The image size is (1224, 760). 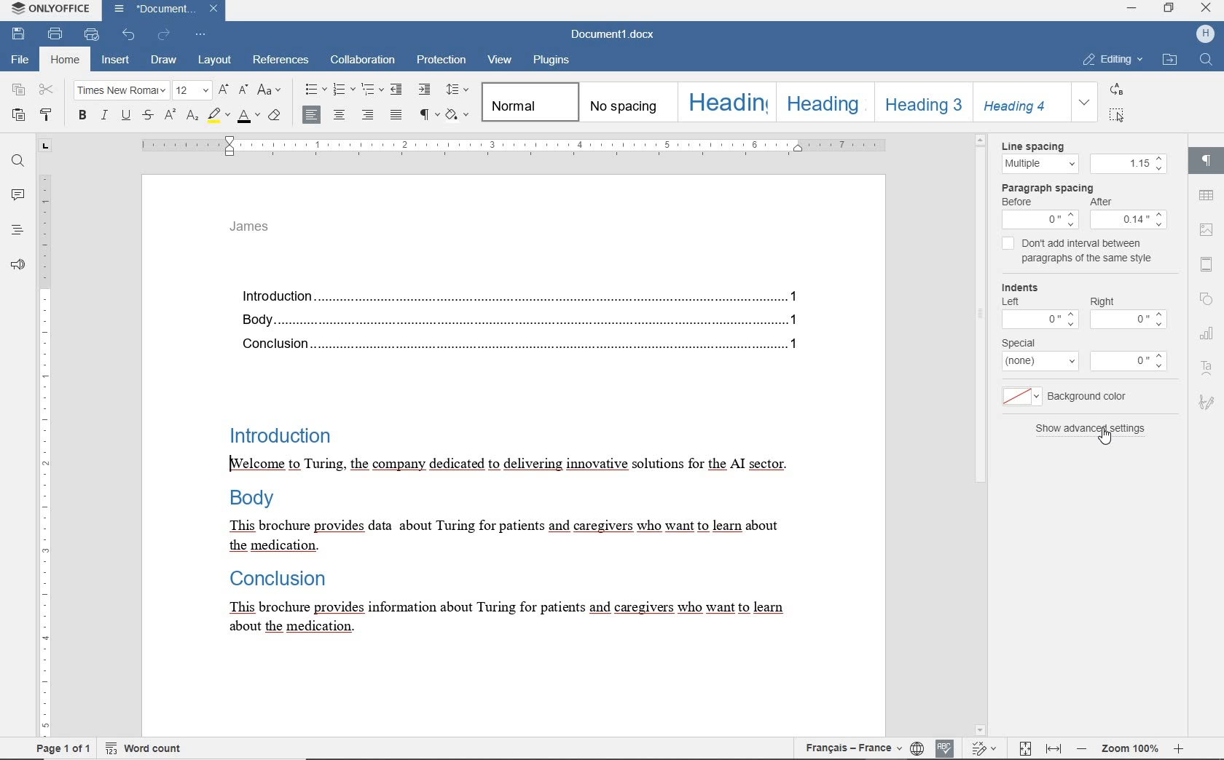 What do you see at coordinates (1019, 202) in the screenshot?
I see `before` at bounding box center [1019, 202].